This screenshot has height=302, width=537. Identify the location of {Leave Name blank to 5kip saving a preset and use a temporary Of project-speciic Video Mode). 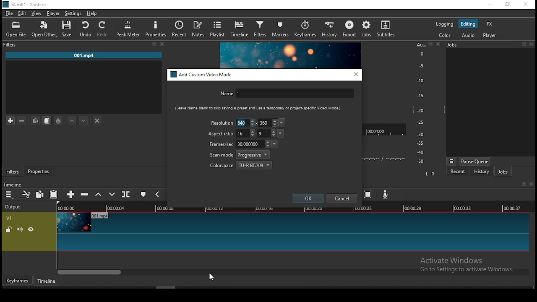
(255, 108).